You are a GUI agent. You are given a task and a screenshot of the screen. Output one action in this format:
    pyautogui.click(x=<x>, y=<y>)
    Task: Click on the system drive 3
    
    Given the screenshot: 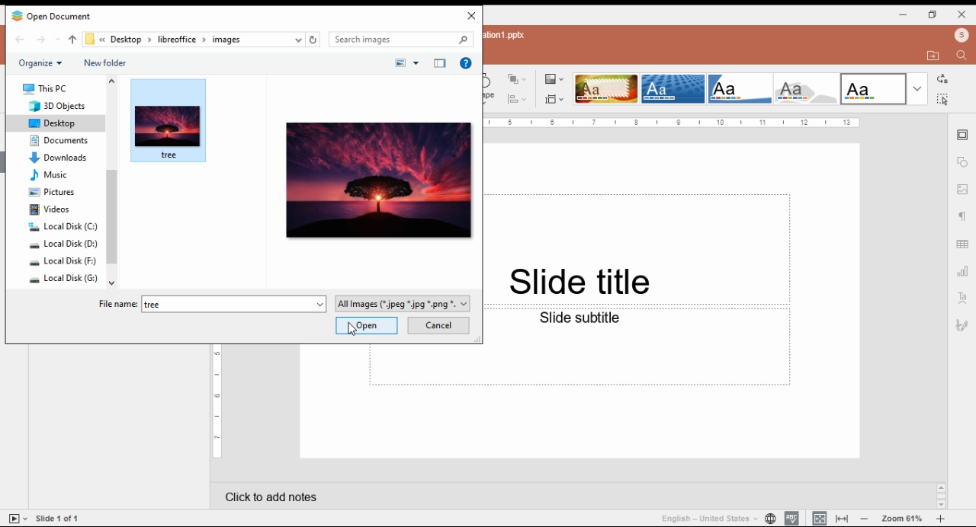 What is the action you would take?
    pyautogui.click(x=64, y=262)
    